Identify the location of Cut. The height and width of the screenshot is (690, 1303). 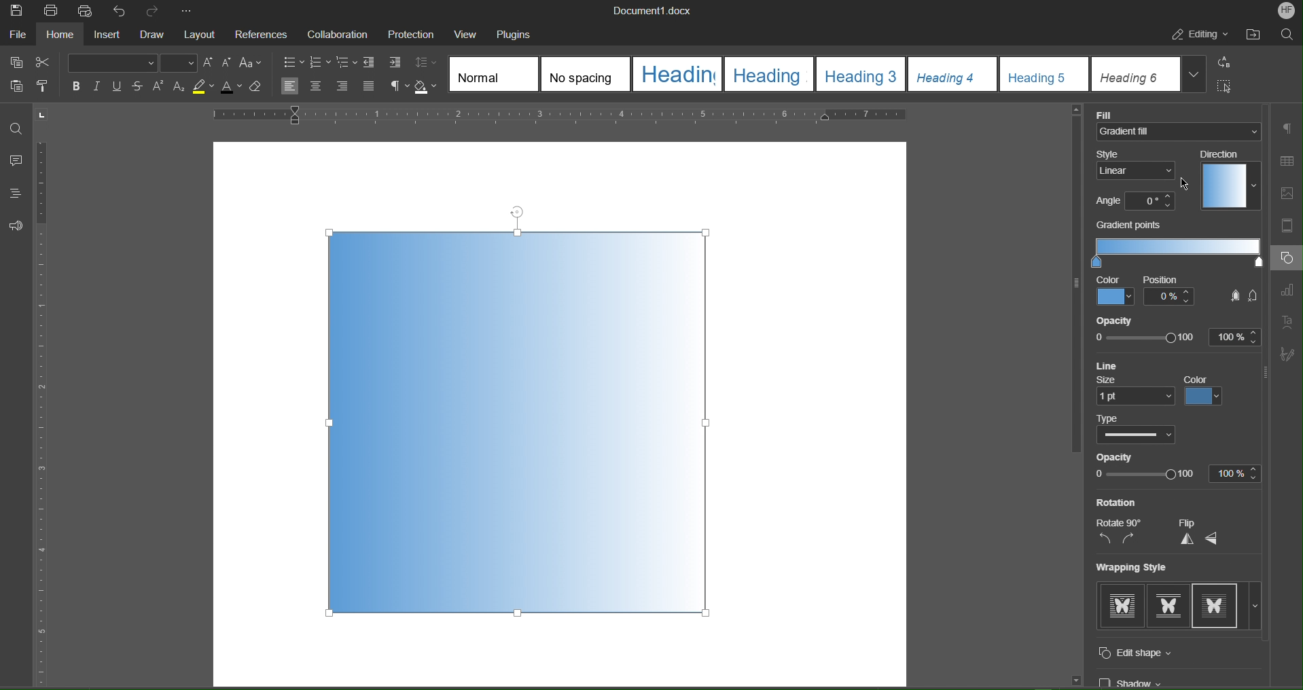
(46, 63).